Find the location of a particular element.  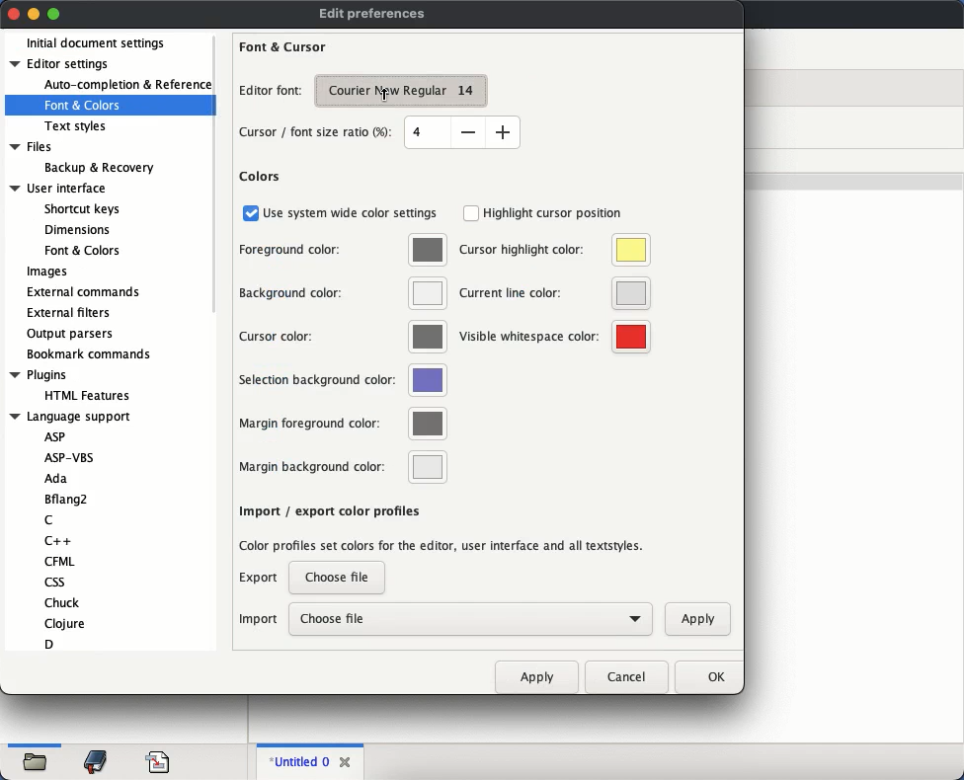

backup & recovery is located at coordinates (99, 168).